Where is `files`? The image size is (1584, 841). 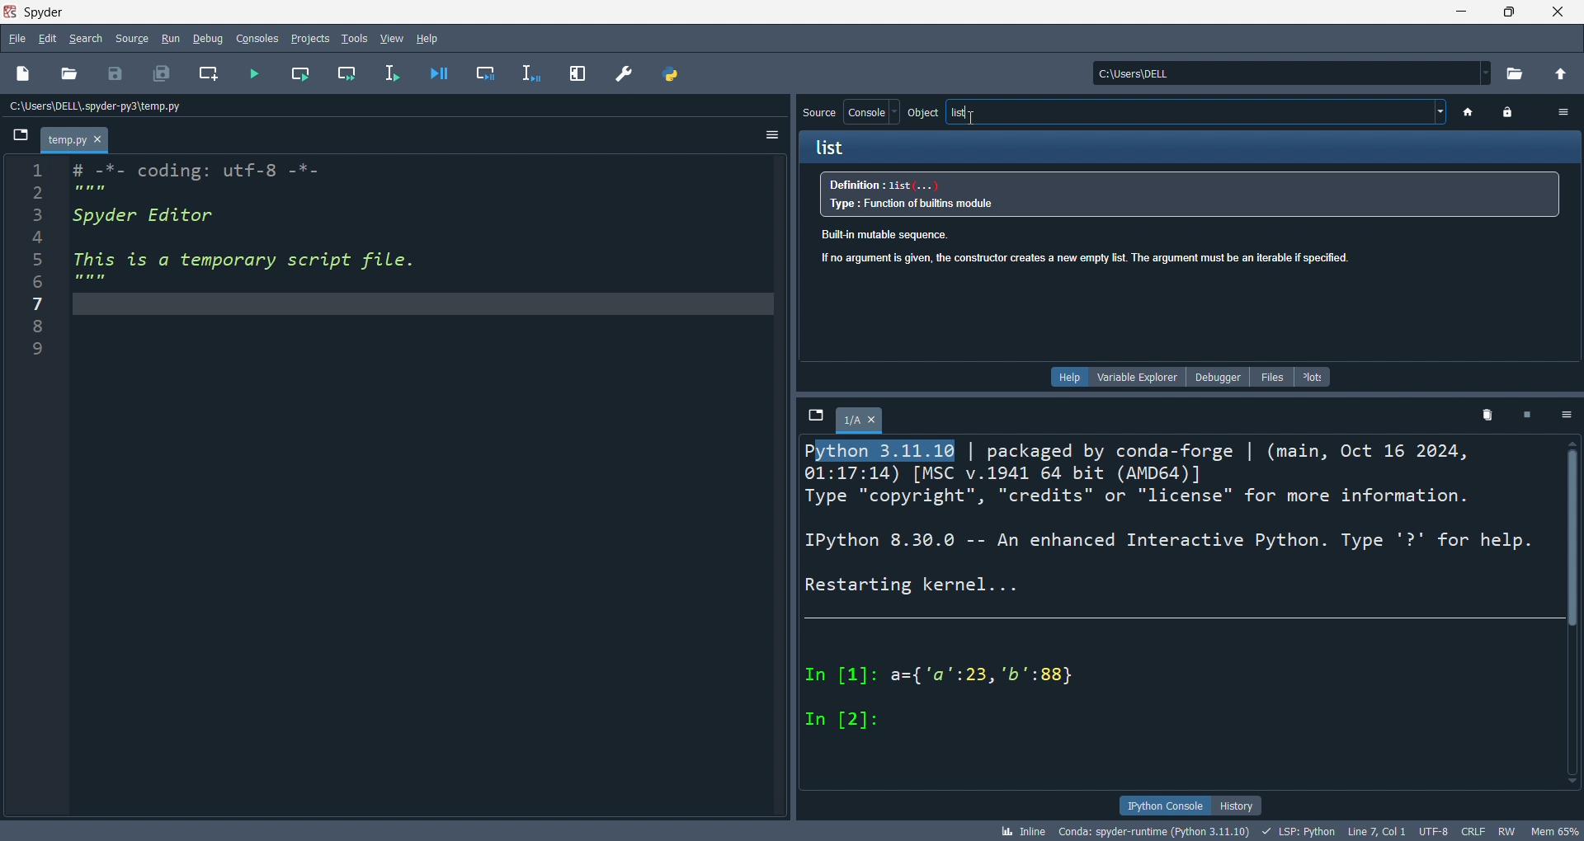
files is located at coordinates (1267, 375).